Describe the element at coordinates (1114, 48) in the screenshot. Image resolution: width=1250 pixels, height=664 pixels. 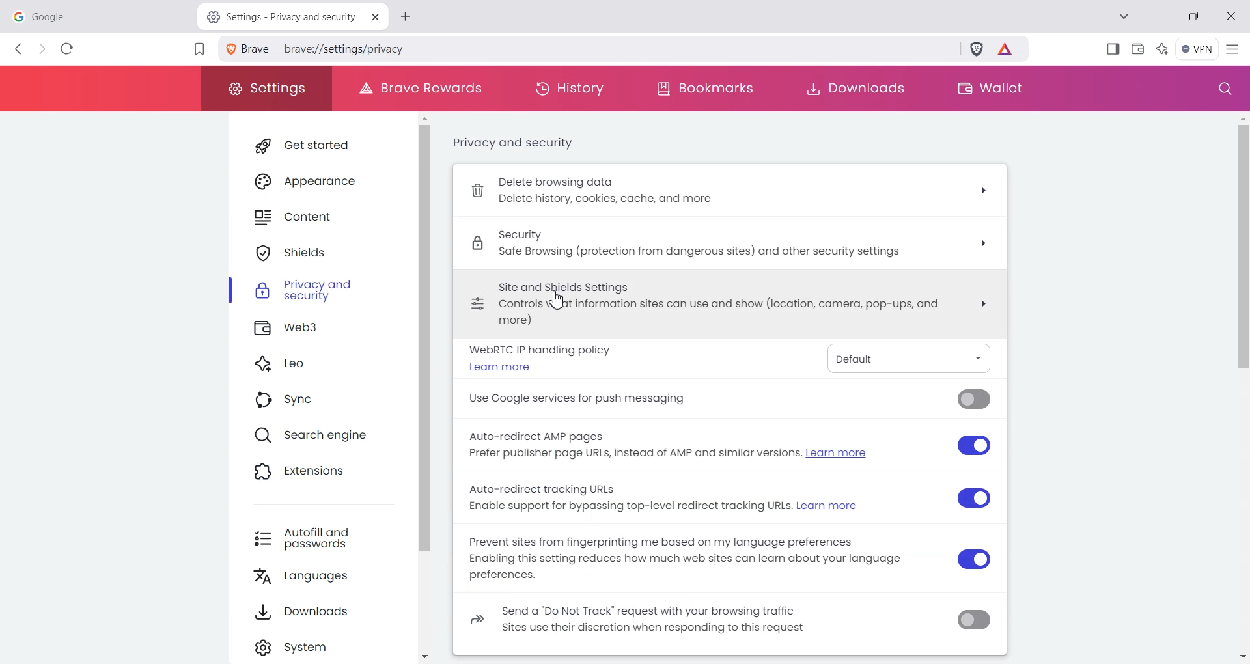
I see `Show Sidebar` at that location.